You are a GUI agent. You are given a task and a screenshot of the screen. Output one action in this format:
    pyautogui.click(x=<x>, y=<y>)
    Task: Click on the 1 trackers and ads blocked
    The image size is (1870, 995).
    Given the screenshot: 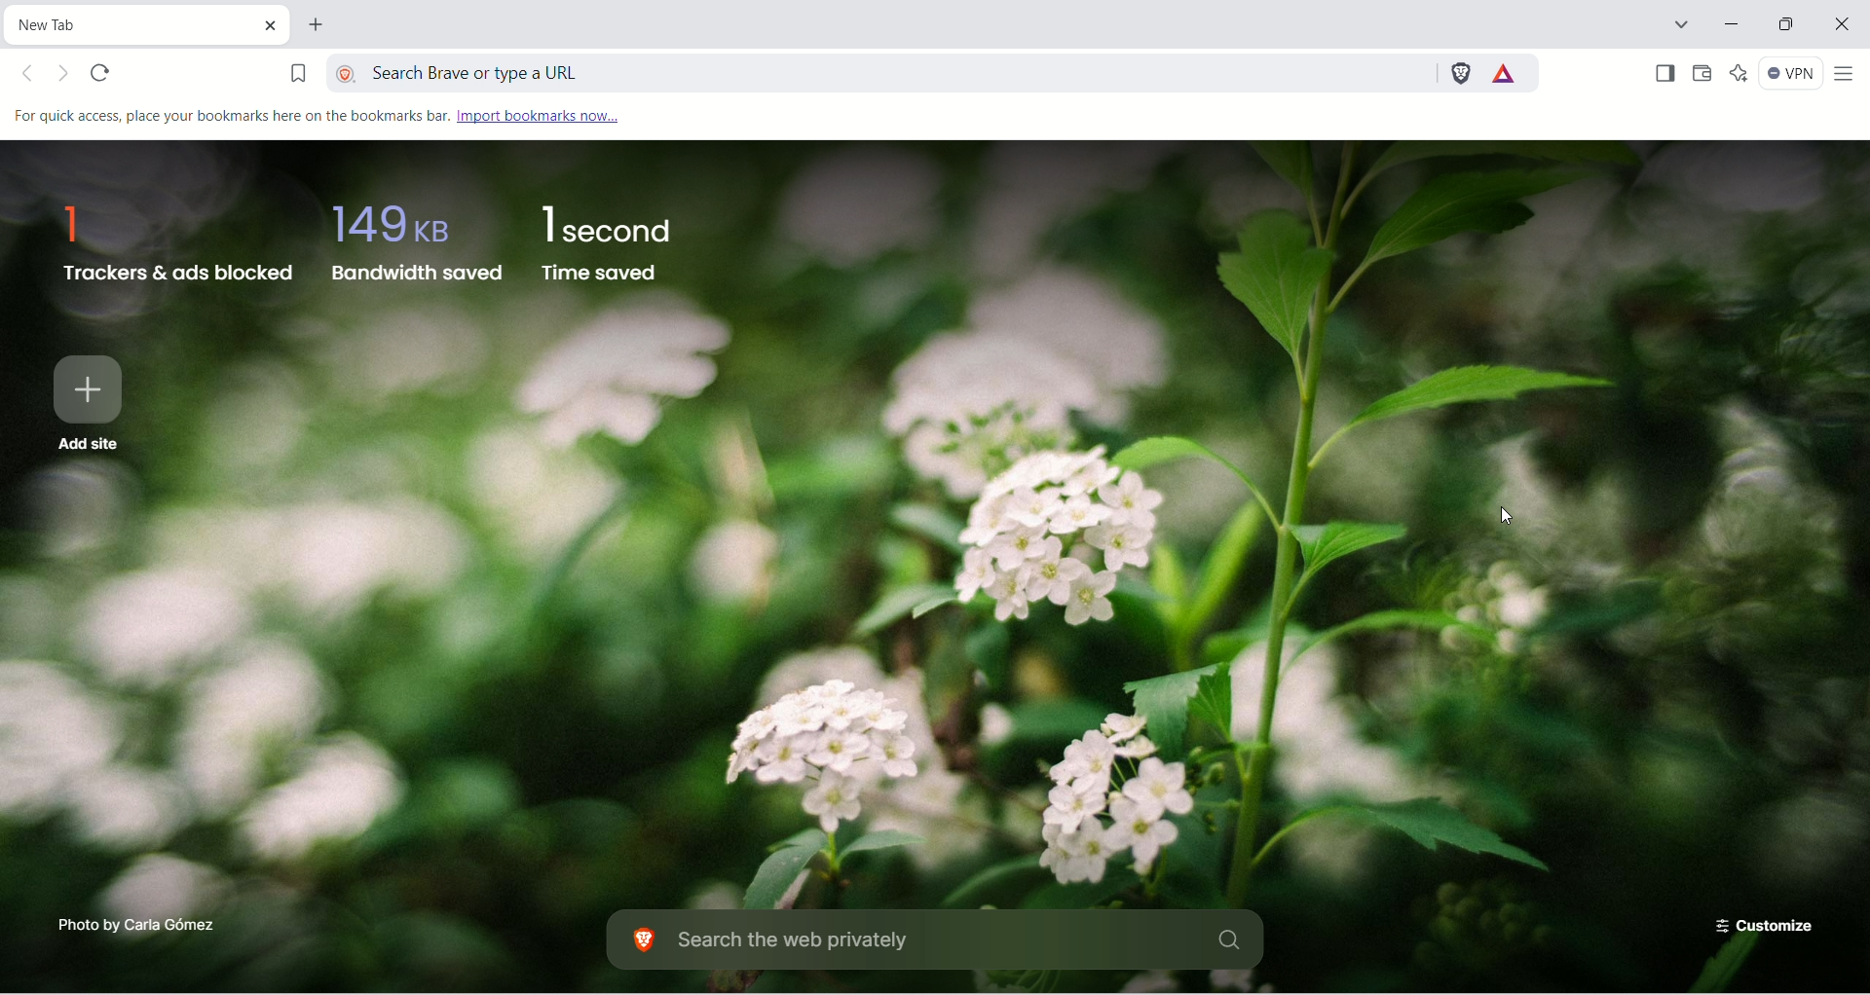 What is the action you would take?
    pyautogui.click(x=170, y=243)
    